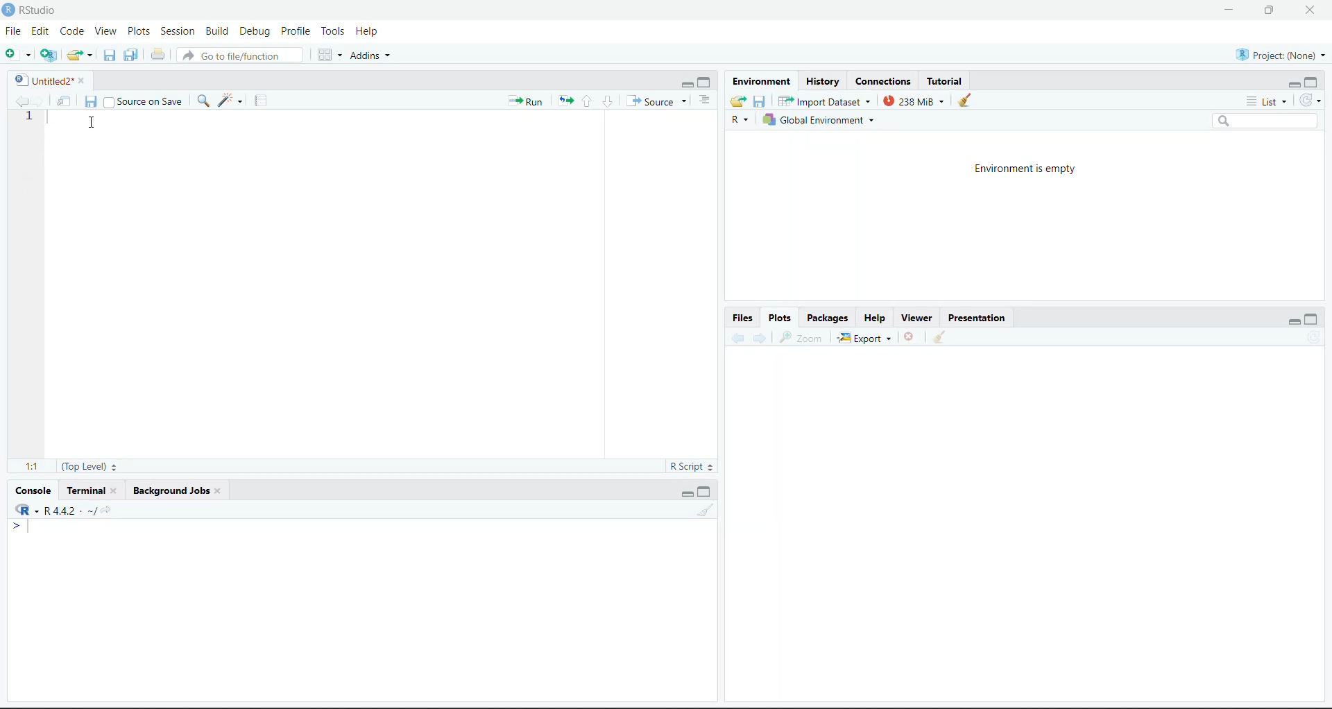 The width and height of the screenshot is (1332, 709). What do you see at coordinates (118, 490) in the screenshot?
I see `close` at bounding box center [118, 490].